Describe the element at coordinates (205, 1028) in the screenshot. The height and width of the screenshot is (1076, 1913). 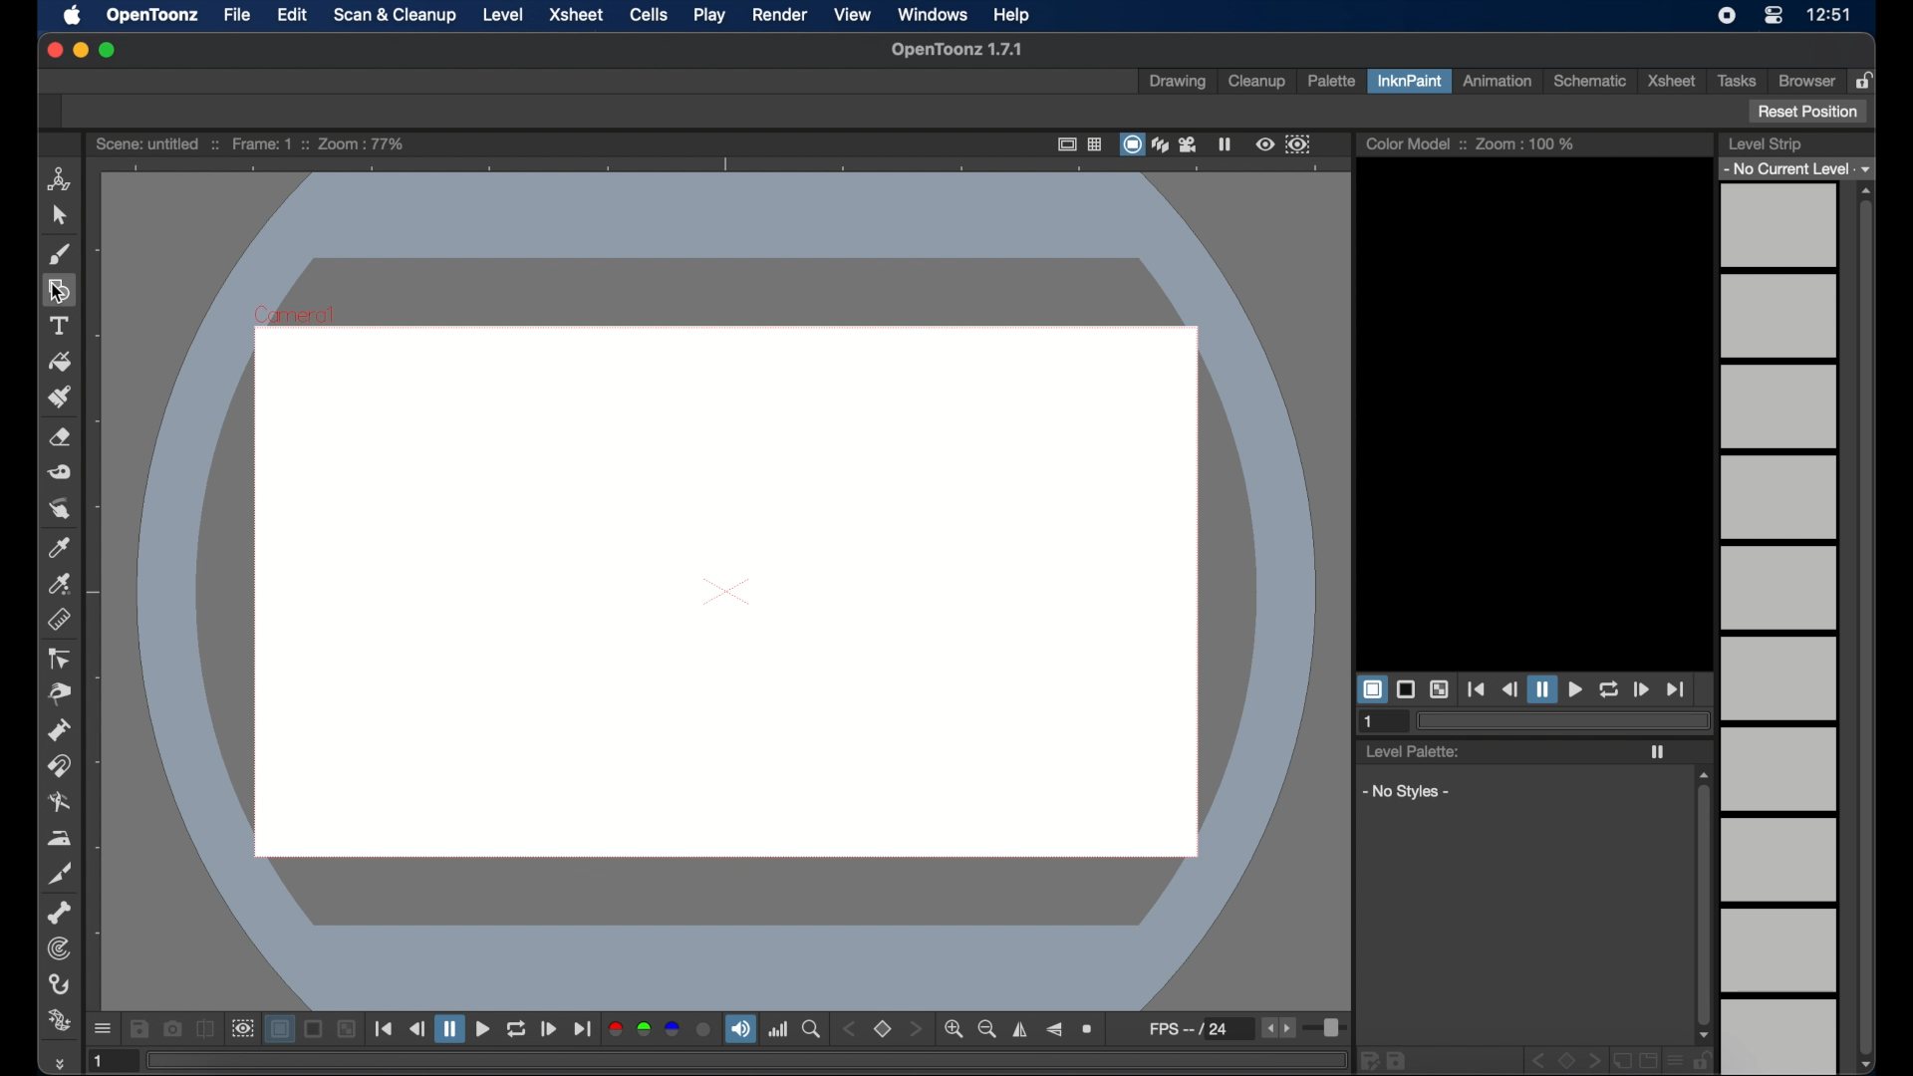
I see `compare to snapshot` at that location.